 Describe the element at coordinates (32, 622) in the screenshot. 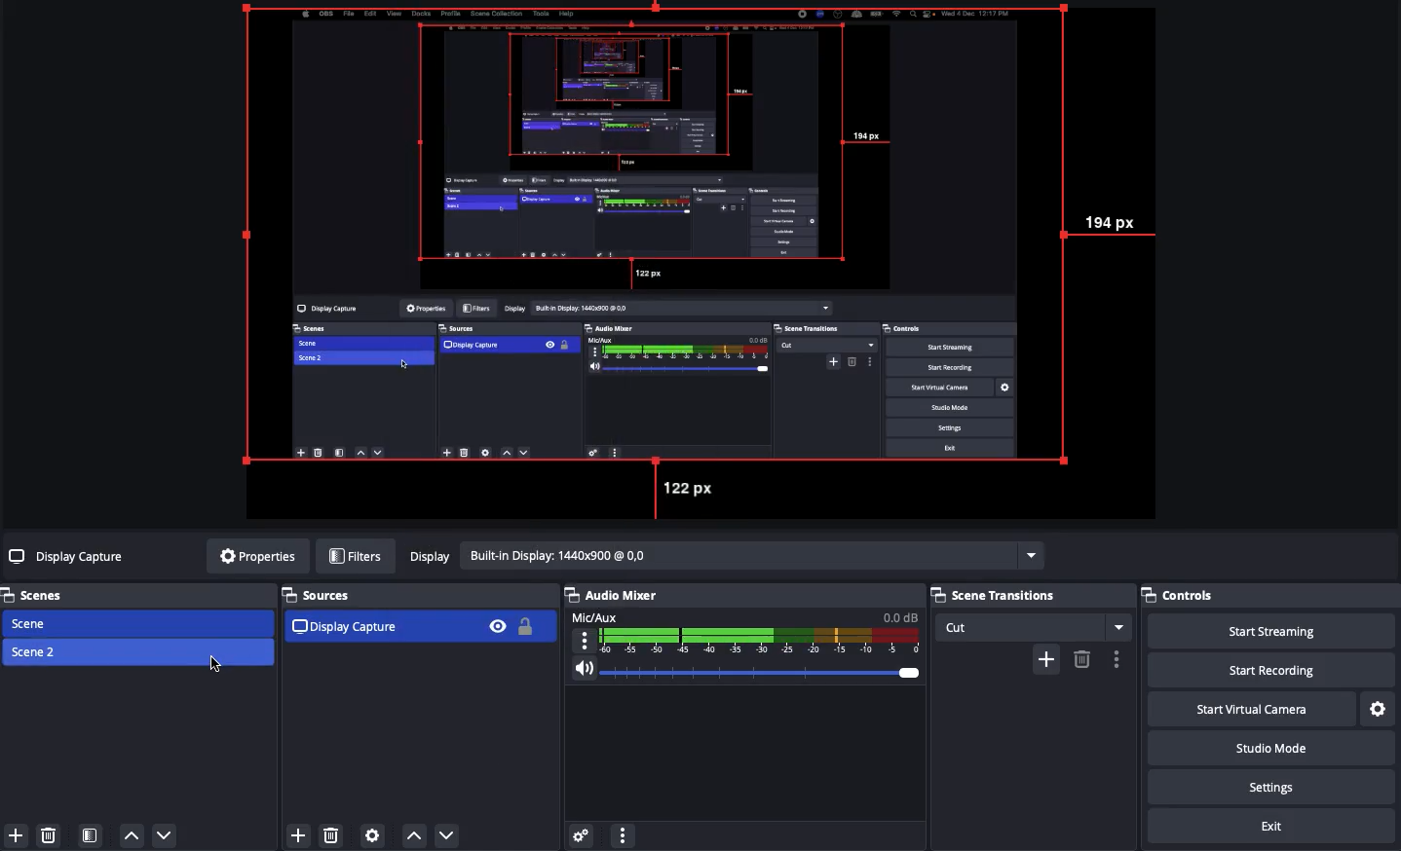

I see `Scene 1` at that location.